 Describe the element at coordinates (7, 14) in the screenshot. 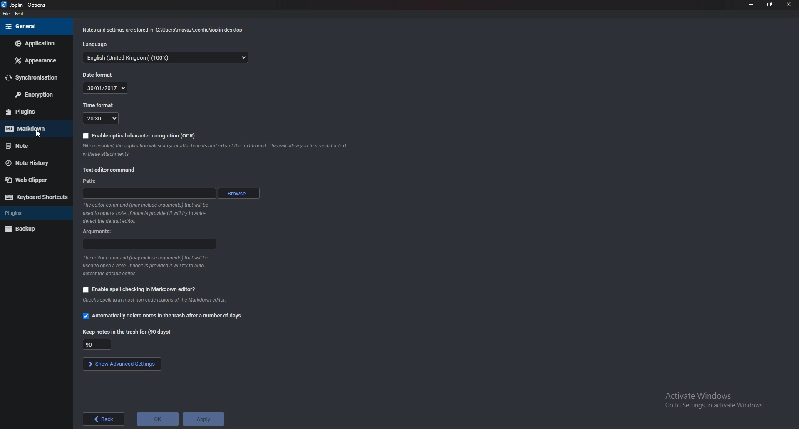

I see `file` at that location.